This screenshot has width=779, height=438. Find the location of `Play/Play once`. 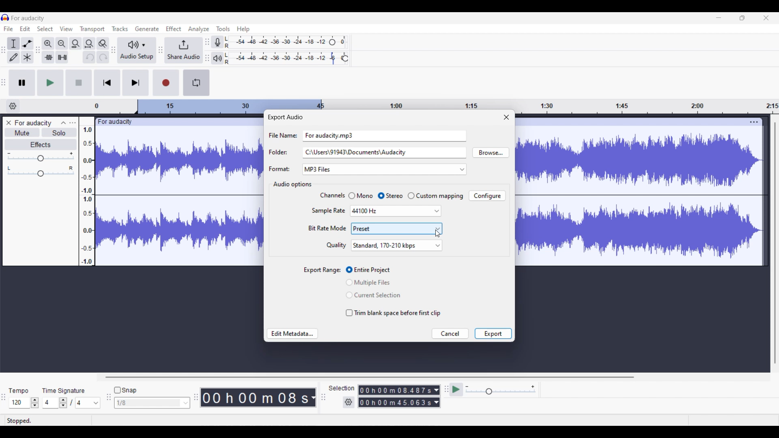

Play/Play once is located at coordinates (51, 83).